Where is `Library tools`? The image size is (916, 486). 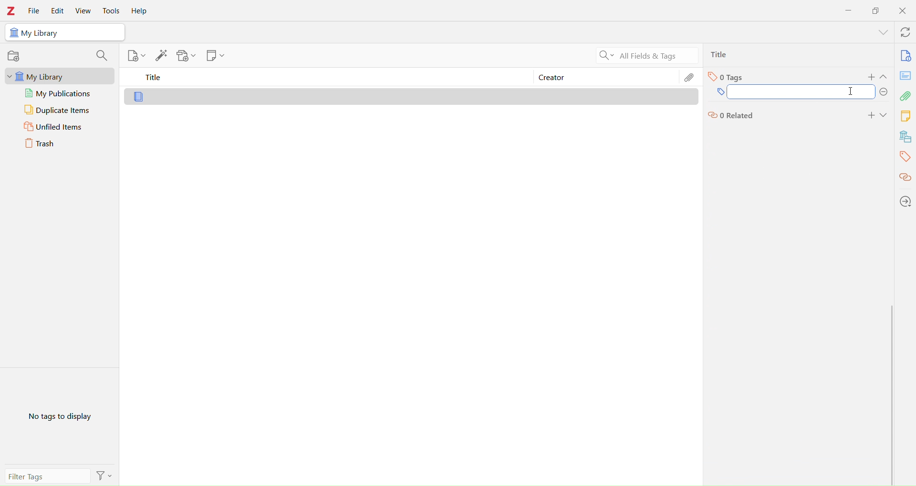 Library tools is located at coordinates (172, 56).